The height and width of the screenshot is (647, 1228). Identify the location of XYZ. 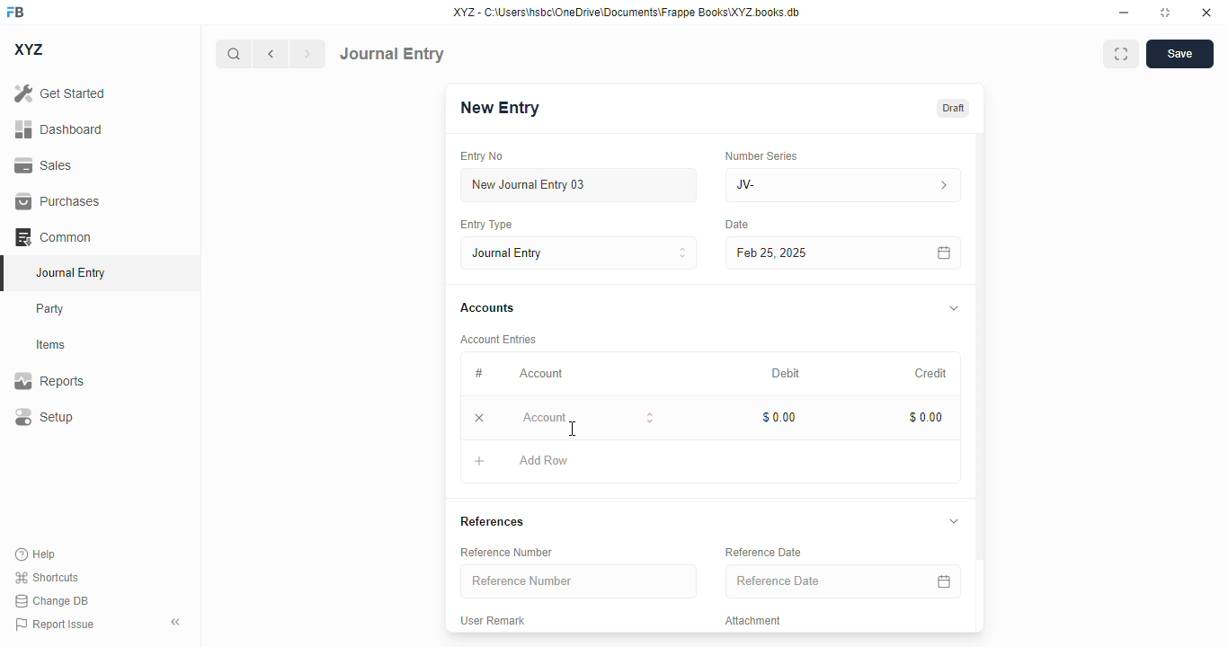
(30, 49).